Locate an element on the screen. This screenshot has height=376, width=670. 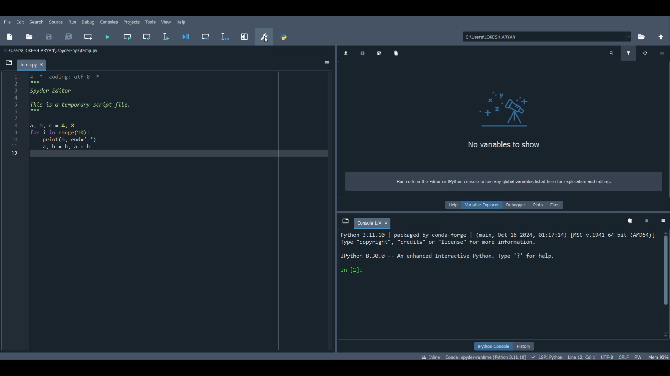
Open file (Ctrl + O) is located at coordinates (29, 37).